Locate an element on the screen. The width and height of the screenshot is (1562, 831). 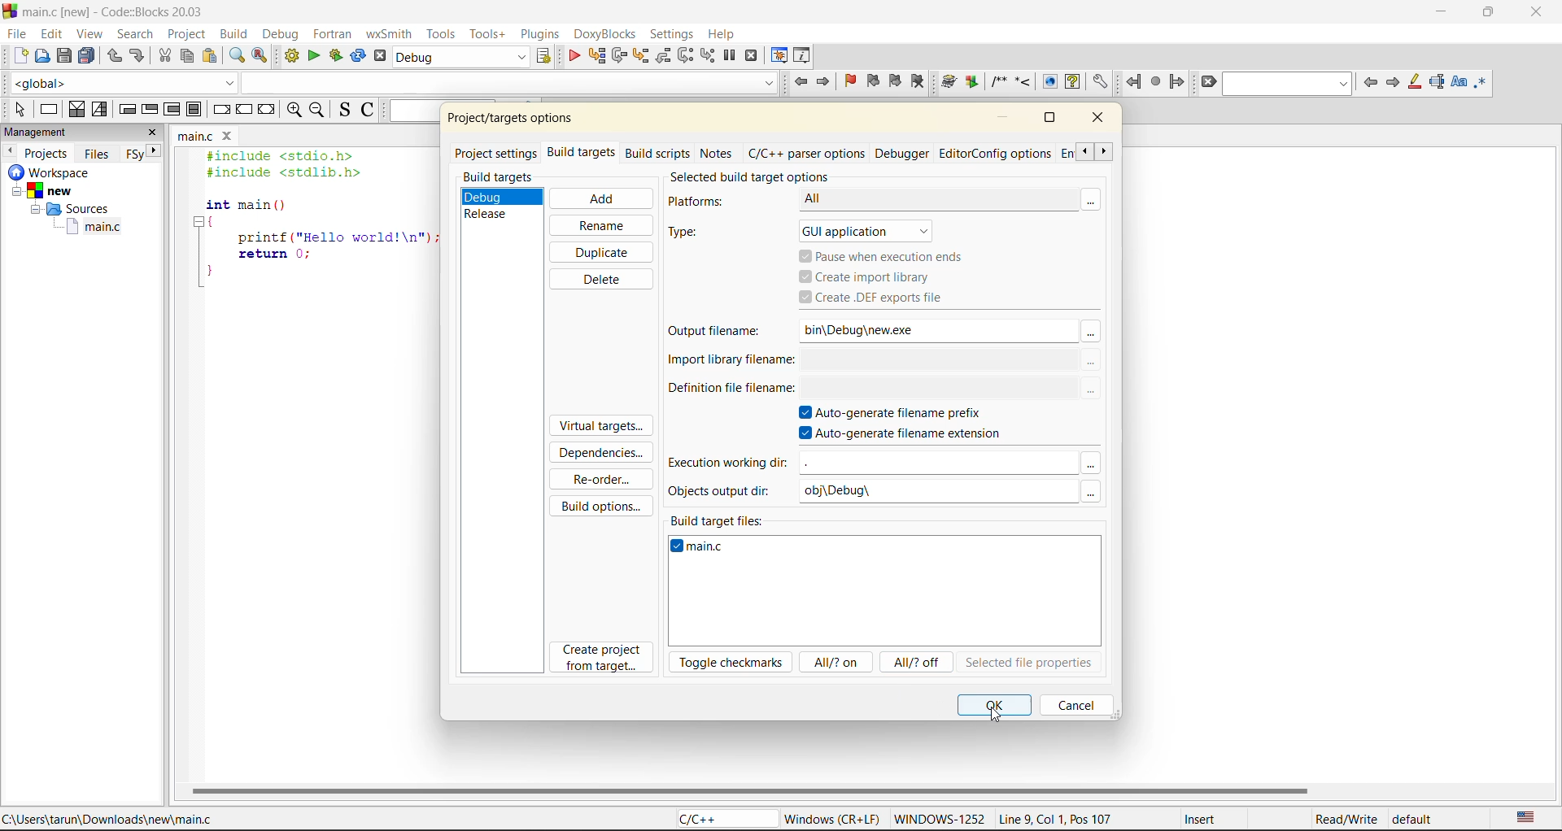
build targets is located at coordinates (584, 154).